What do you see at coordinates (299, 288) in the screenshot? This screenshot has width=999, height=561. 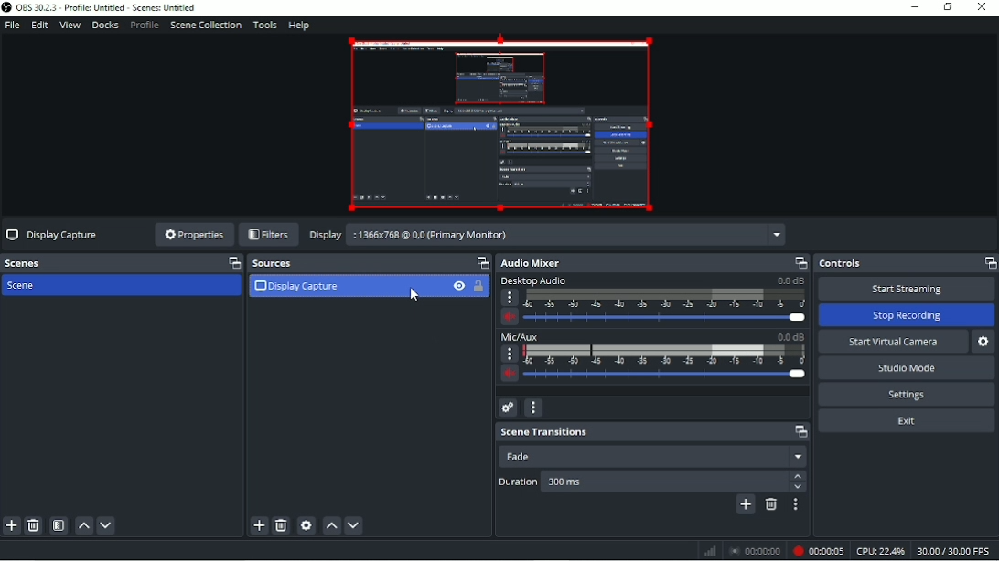 I see `Display Capture` at bounding box center [299, 288].